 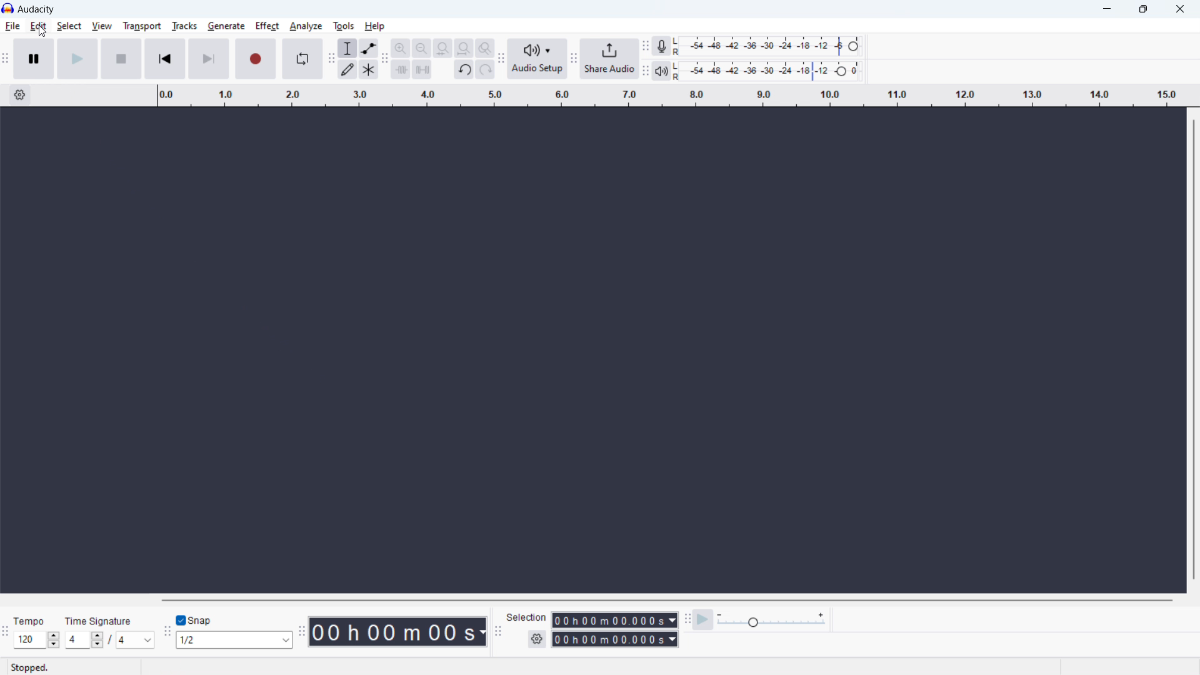 I want to click on recording meter, so click(x=661, y=46).